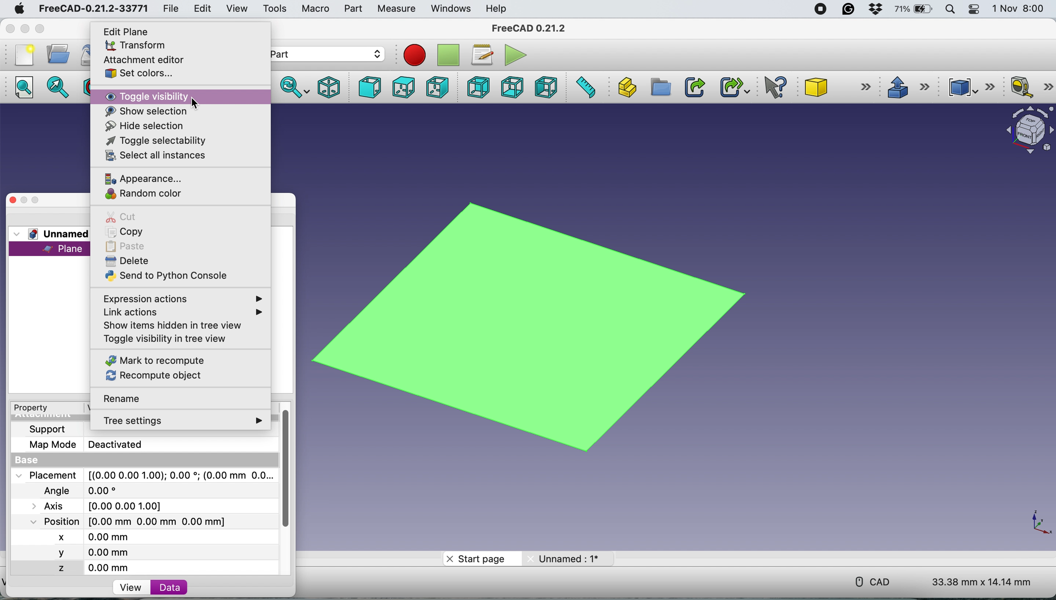  Describe the element at coordinates (28, 459) in the screenshot. I see `base` at that location.